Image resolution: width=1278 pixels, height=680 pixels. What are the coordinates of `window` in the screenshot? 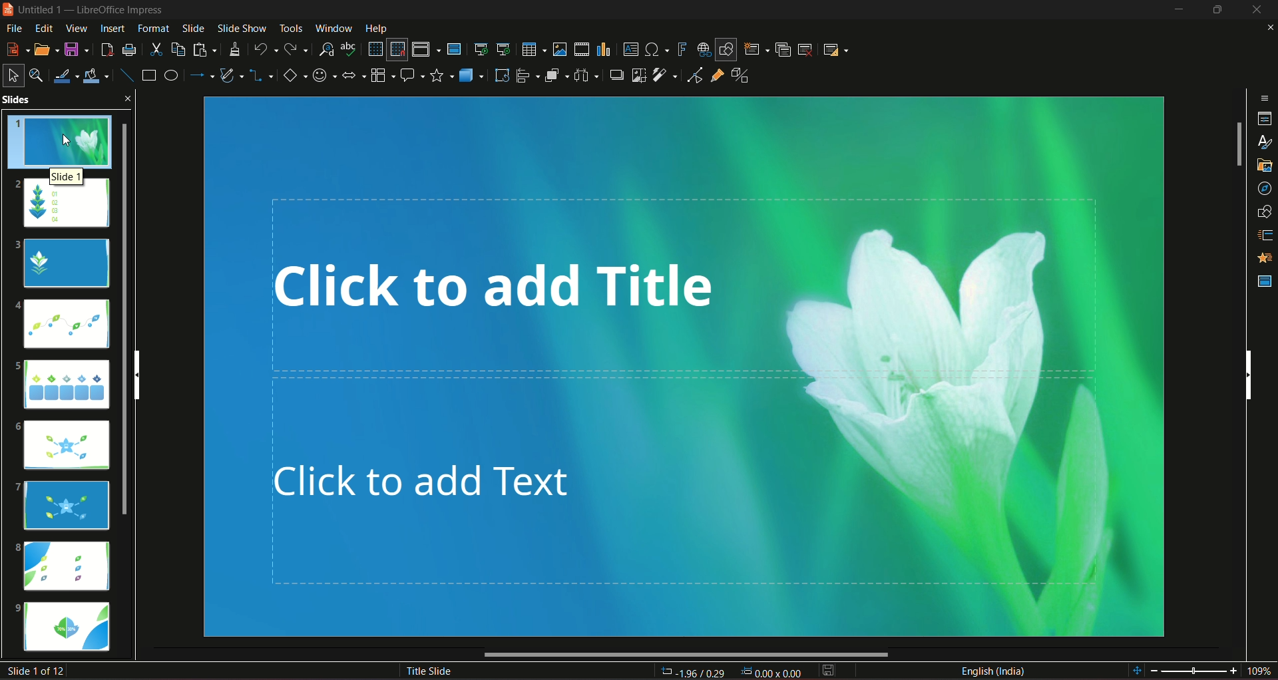 It's located at (335, 27).